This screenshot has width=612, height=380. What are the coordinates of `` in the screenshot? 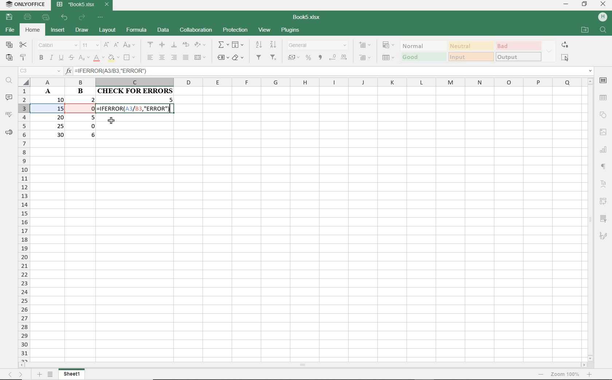 It's located at (604, 236).